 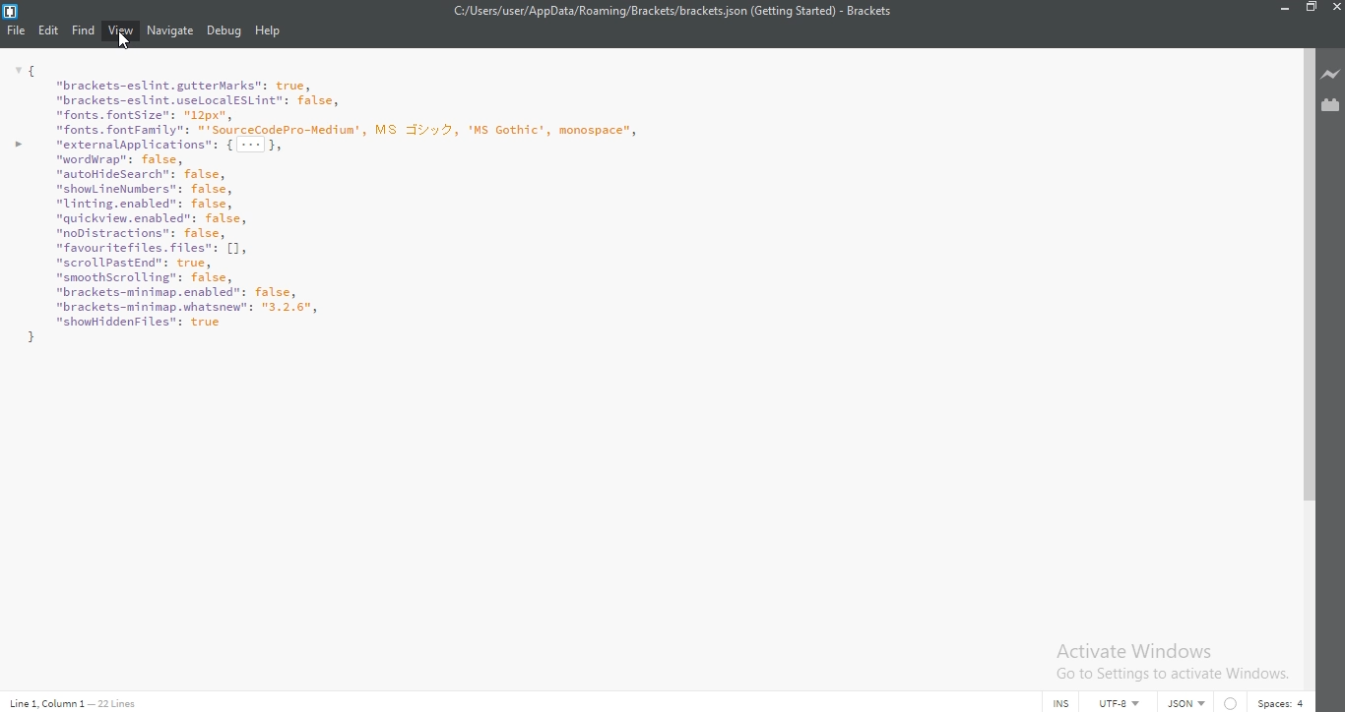 I want to click on C:/Users/user/AppData/Roaming/Brackets/brackets json (Getting Started) - Brackets, so click(x=674, y=12).